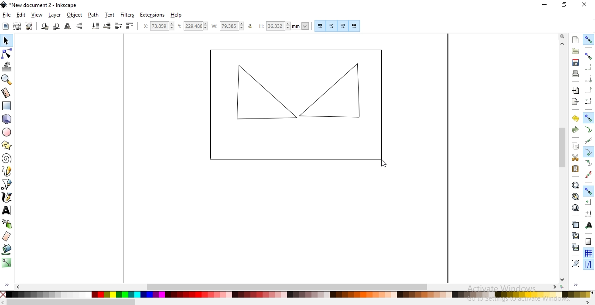 Image resolution: width=595 pixels, height=305 pixels. I want to click on expand/hide sidebar, so click(577, 285).